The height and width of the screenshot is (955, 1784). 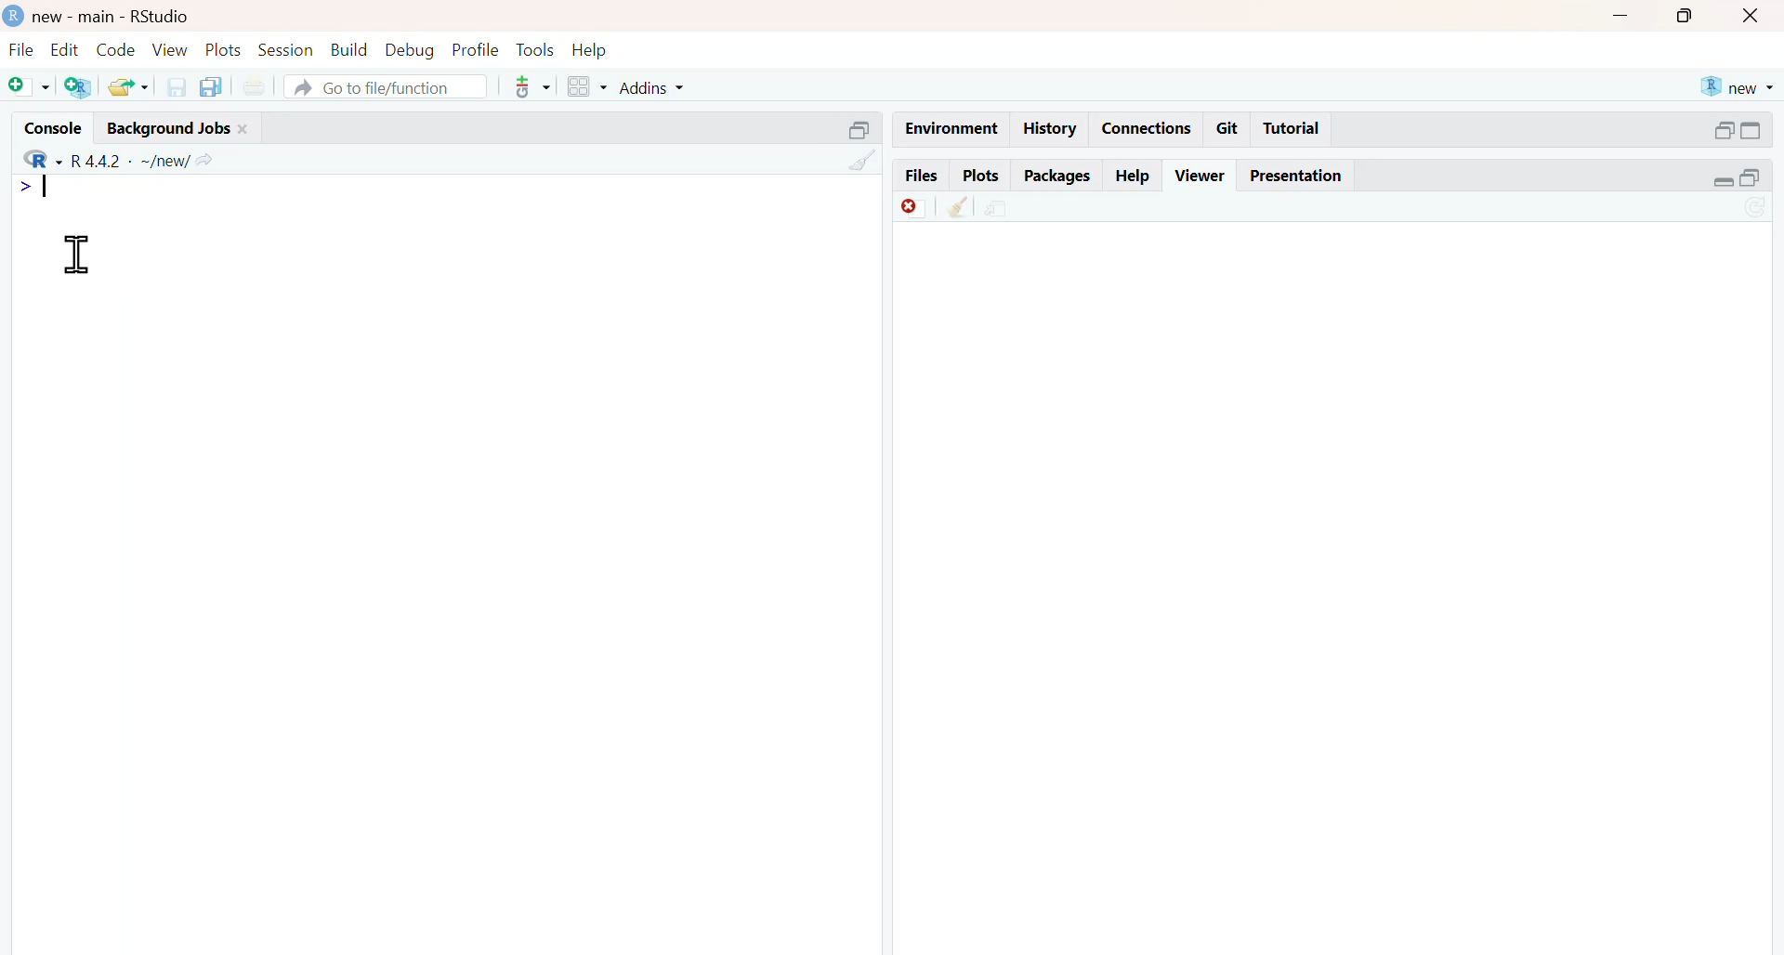 I want to click on help, so click(x=1134, y=176).